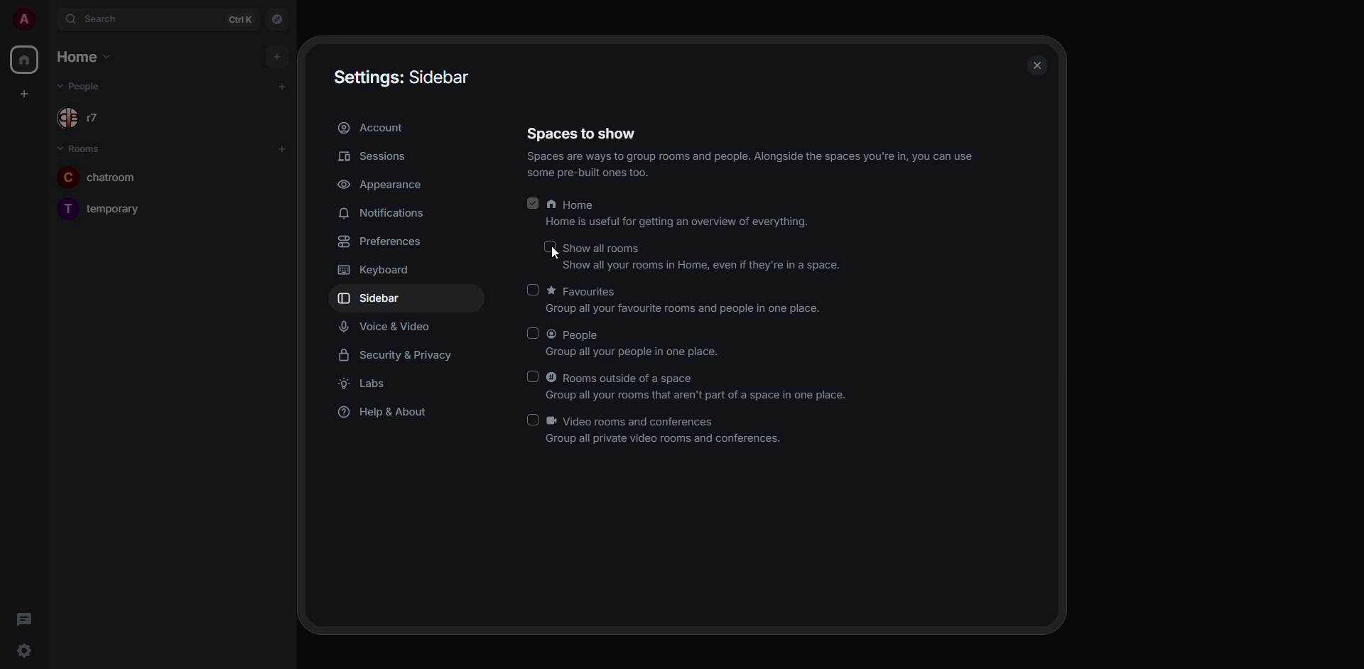 The width and height of the screenshot is (1364, 669). Describe the element at coordinates (536, 290) in the screenshot. I see `click to enable` at that location.